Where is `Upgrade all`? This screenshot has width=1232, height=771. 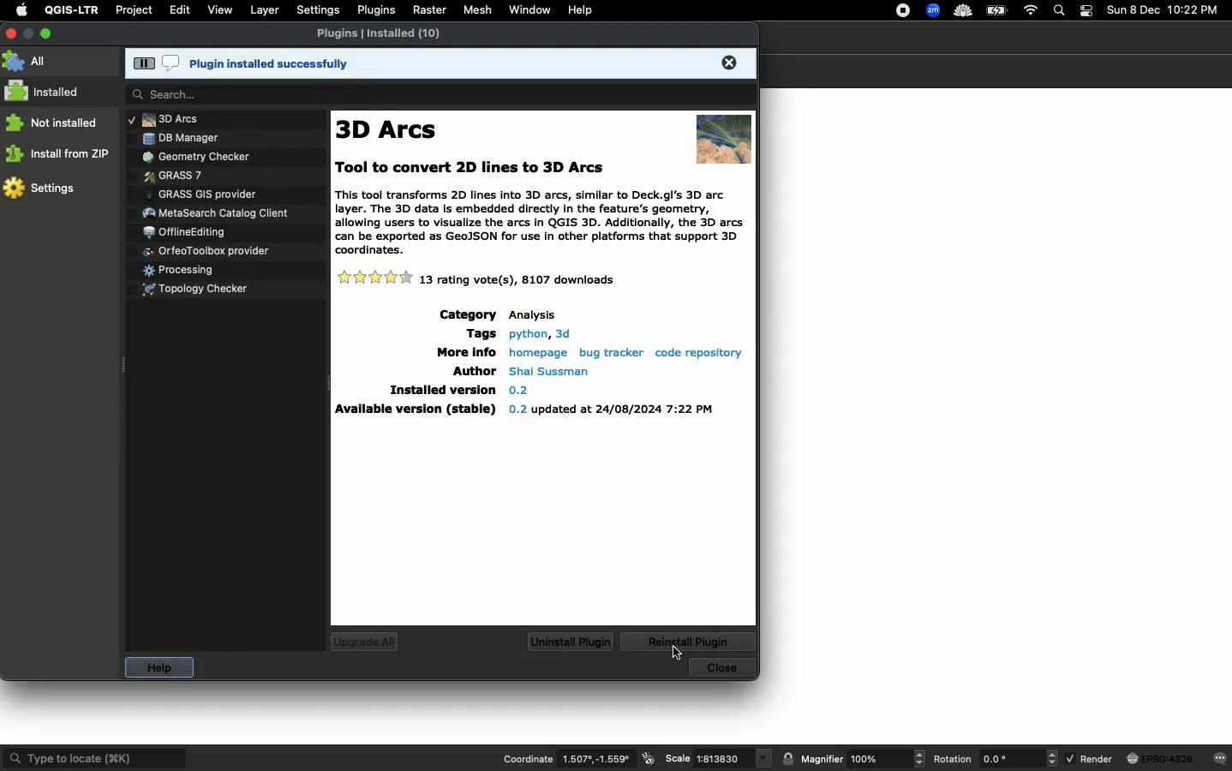 Upgrade all is located at coordinates (365, 642).